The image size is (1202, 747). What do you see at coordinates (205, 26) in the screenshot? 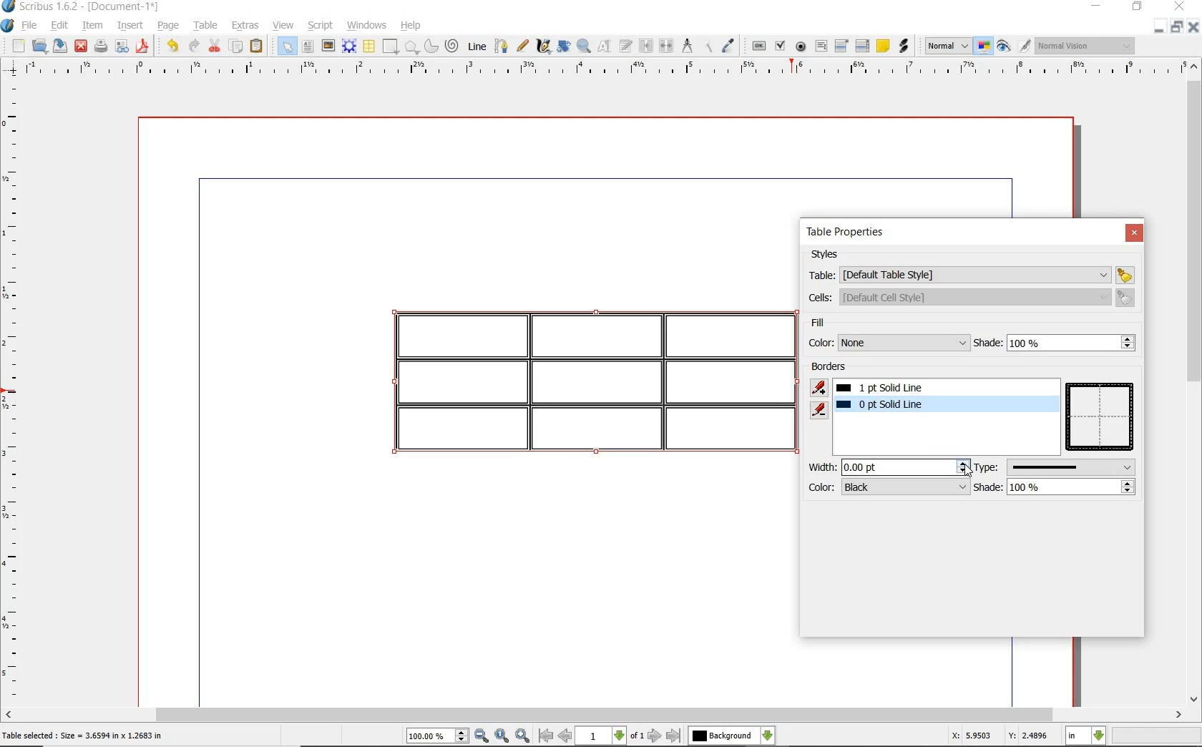
I see `table` at bounding box center [205, 26].